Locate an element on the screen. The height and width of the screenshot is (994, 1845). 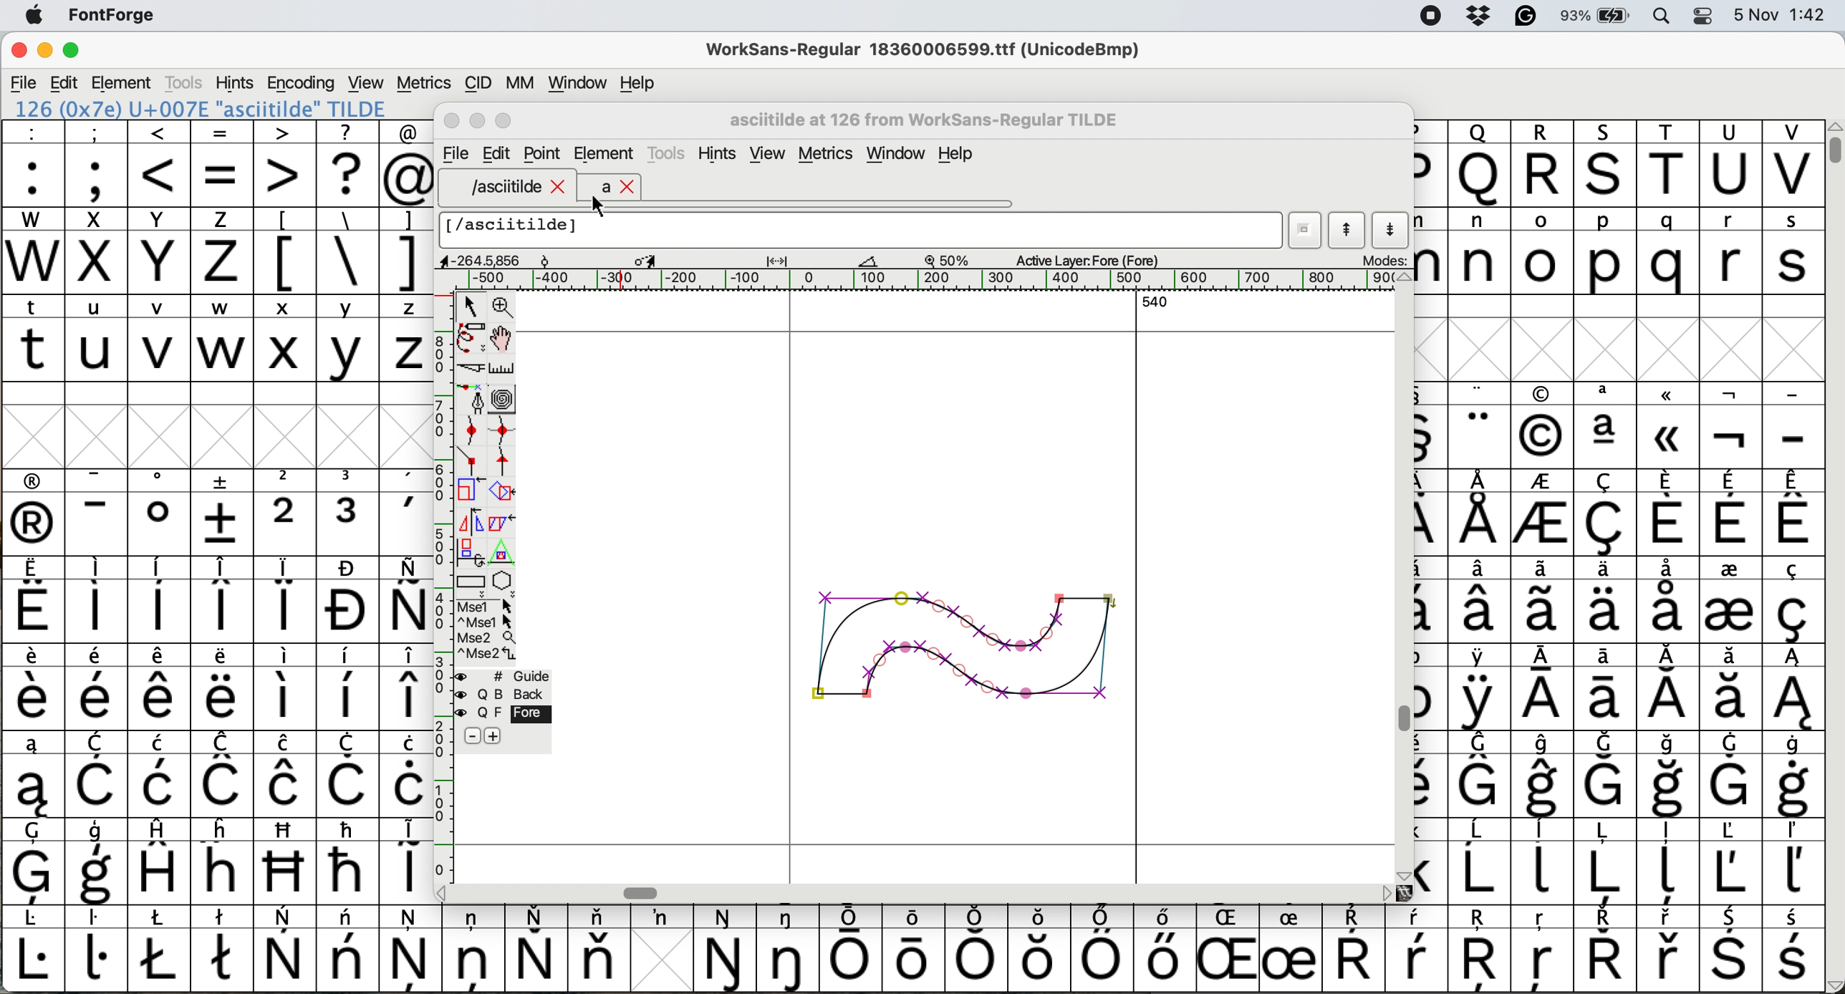
symbol is located at coordinates (349, 600).